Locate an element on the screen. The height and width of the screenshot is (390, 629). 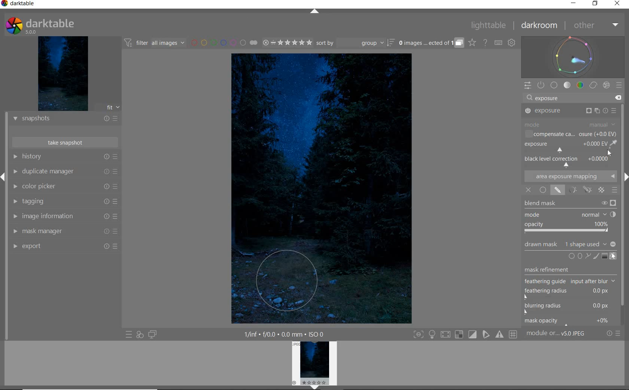
TOGGLE MODES is located at coordinates (465, 334).